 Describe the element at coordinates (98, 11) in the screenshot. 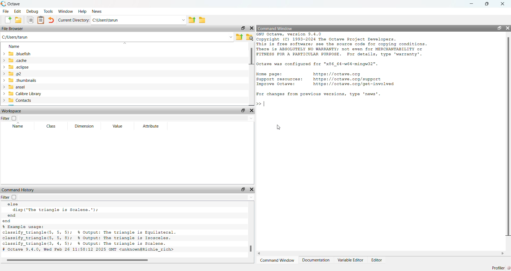

I see `news` at that location.